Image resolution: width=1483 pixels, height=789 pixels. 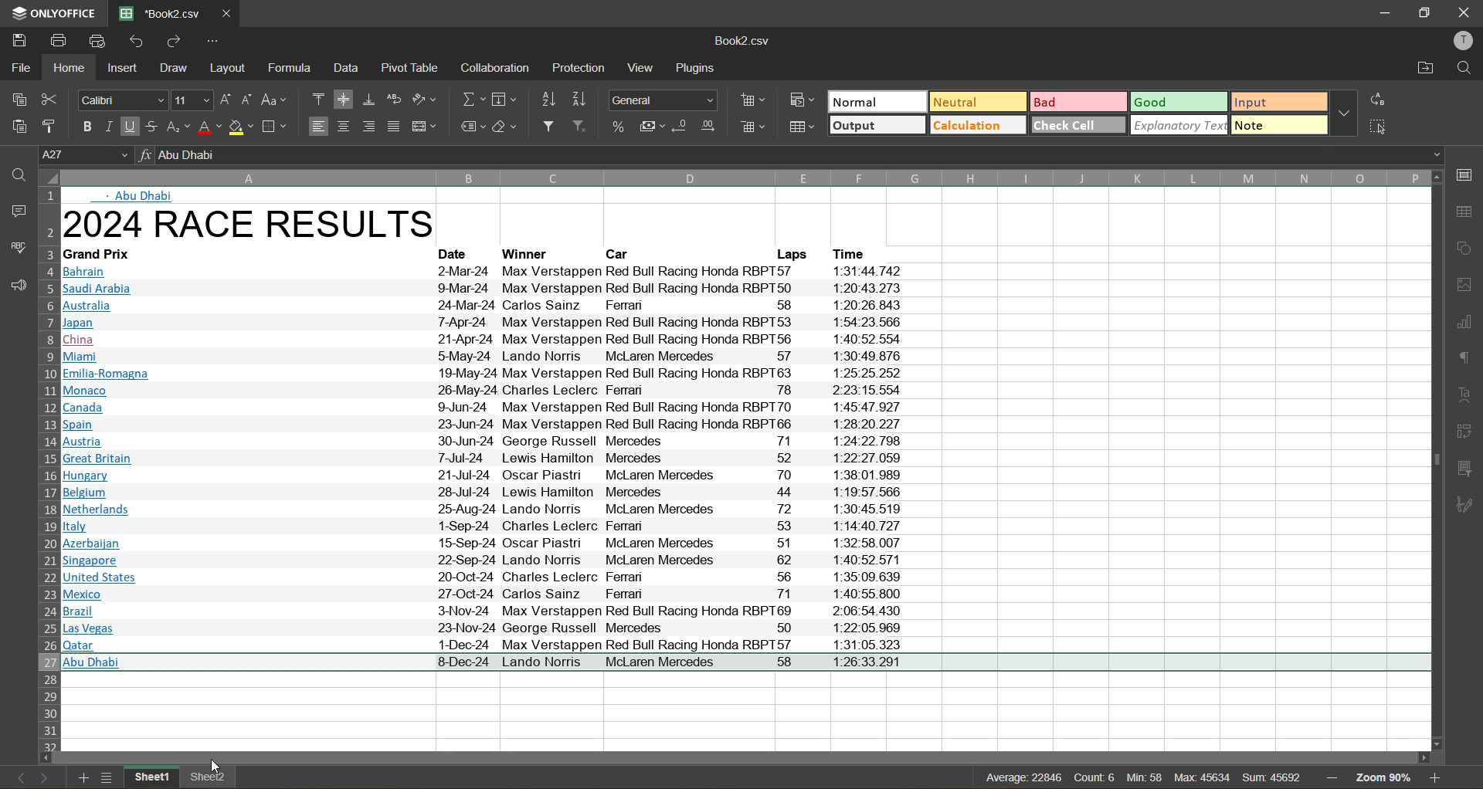 What do you see at coordinates (108, 126) in the screenshot?
I see `italic` at bounding box center [108, 126].